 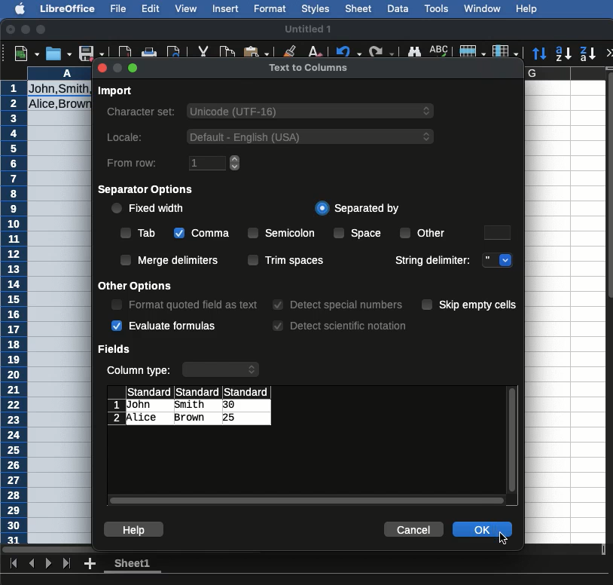 What do you see at coordinates (174, 54) in the screenshot?
I see `Preview print` at bounding box center [174, 54].